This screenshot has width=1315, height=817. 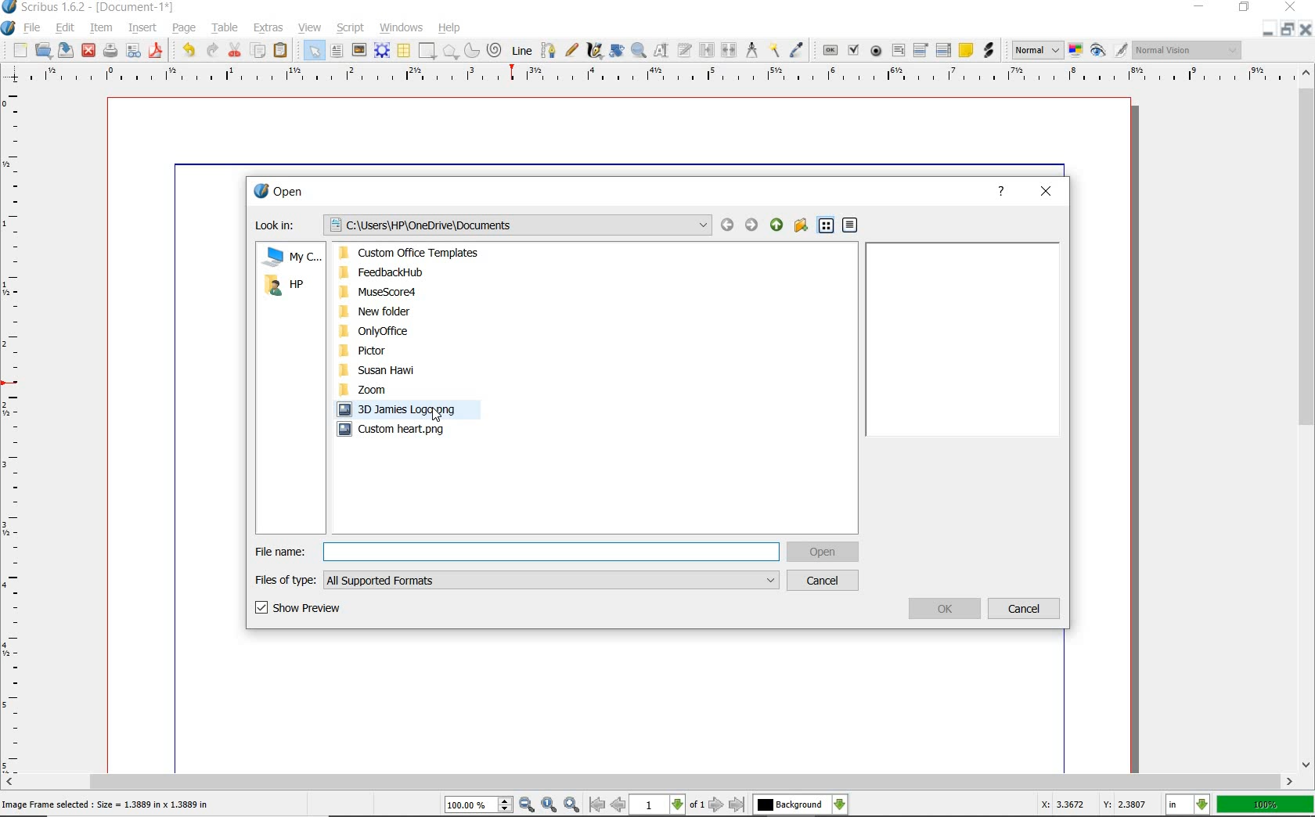 I want to click on preview mode, so click(x=1108, y=49).